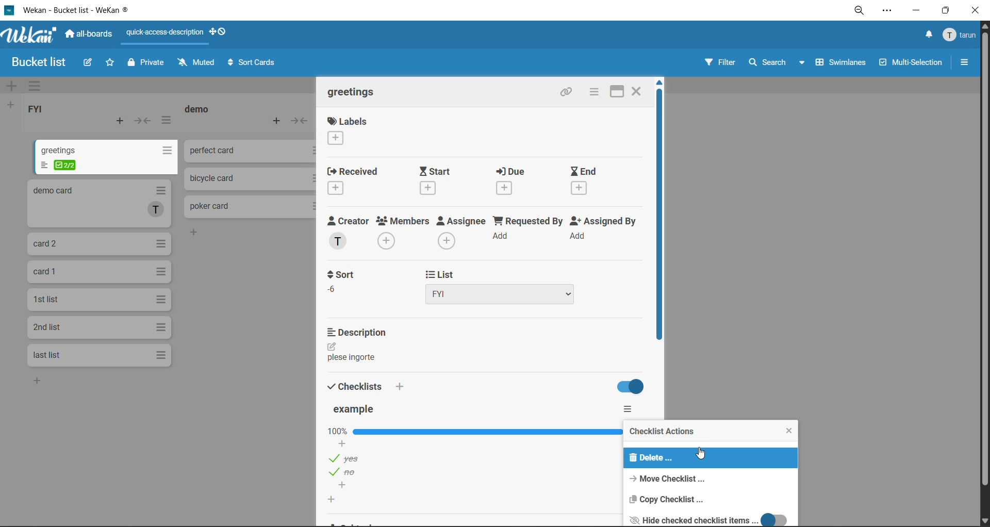 The height and width of the screenshot is (527, 990). What do you see at coordinates (530, 233) in the screenshot?
I see `requested by` at bounding box center [530, 233].